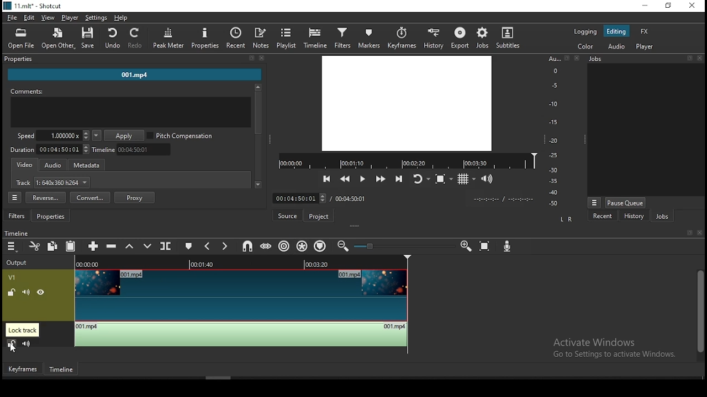  What do you see at coordinates (52, 165) in the screenshot?
I see `audio` at bounding box center [52, 165].